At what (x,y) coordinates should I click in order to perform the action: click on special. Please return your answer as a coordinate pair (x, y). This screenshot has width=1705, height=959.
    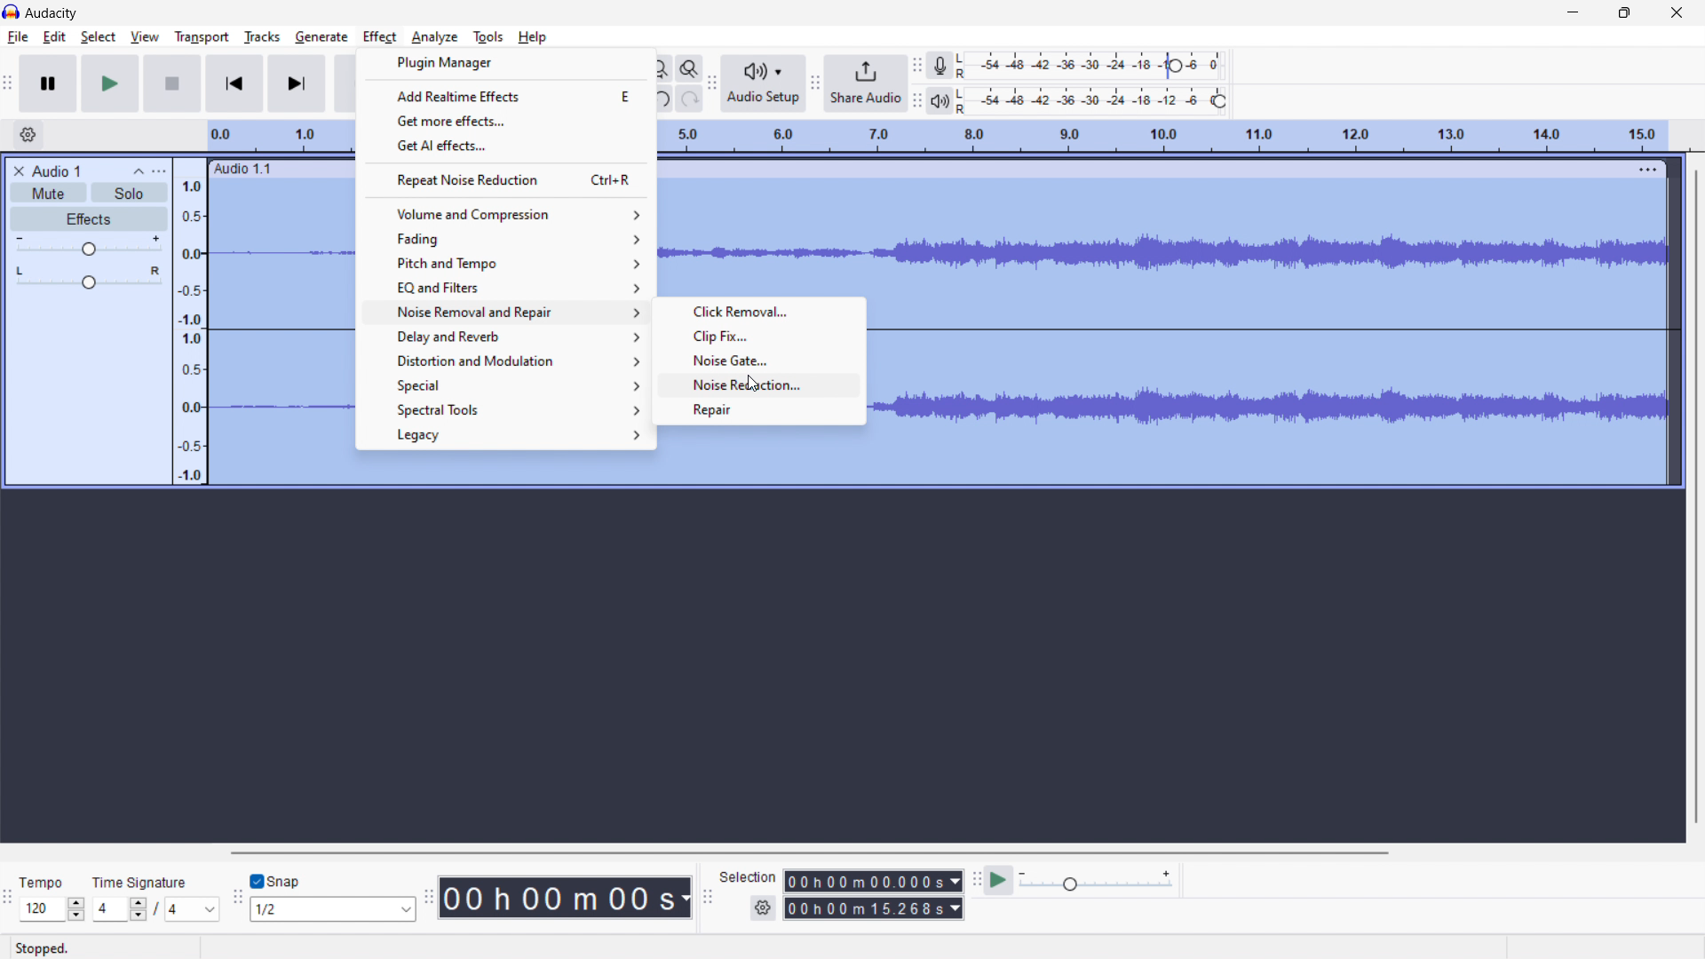
    Looking at the image, I should click on (502, 386).